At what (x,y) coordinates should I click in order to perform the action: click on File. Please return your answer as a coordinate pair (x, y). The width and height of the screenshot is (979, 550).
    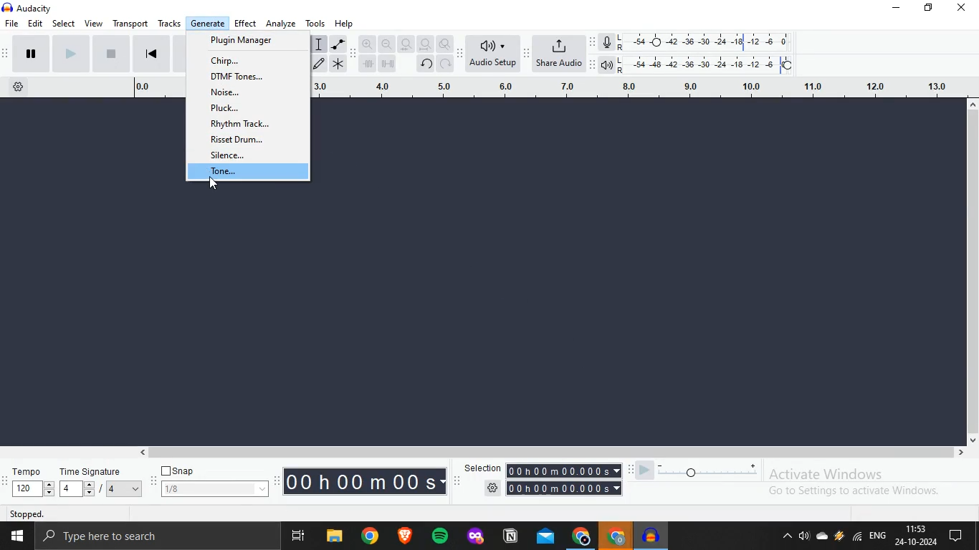
    Looking at the image, I should click on (334, 536).